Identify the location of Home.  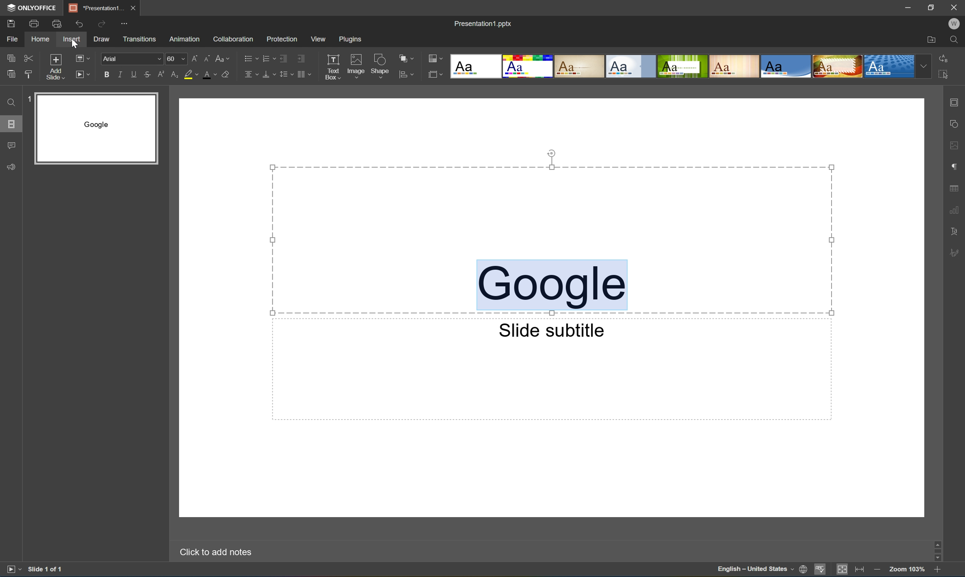
(42, 39).